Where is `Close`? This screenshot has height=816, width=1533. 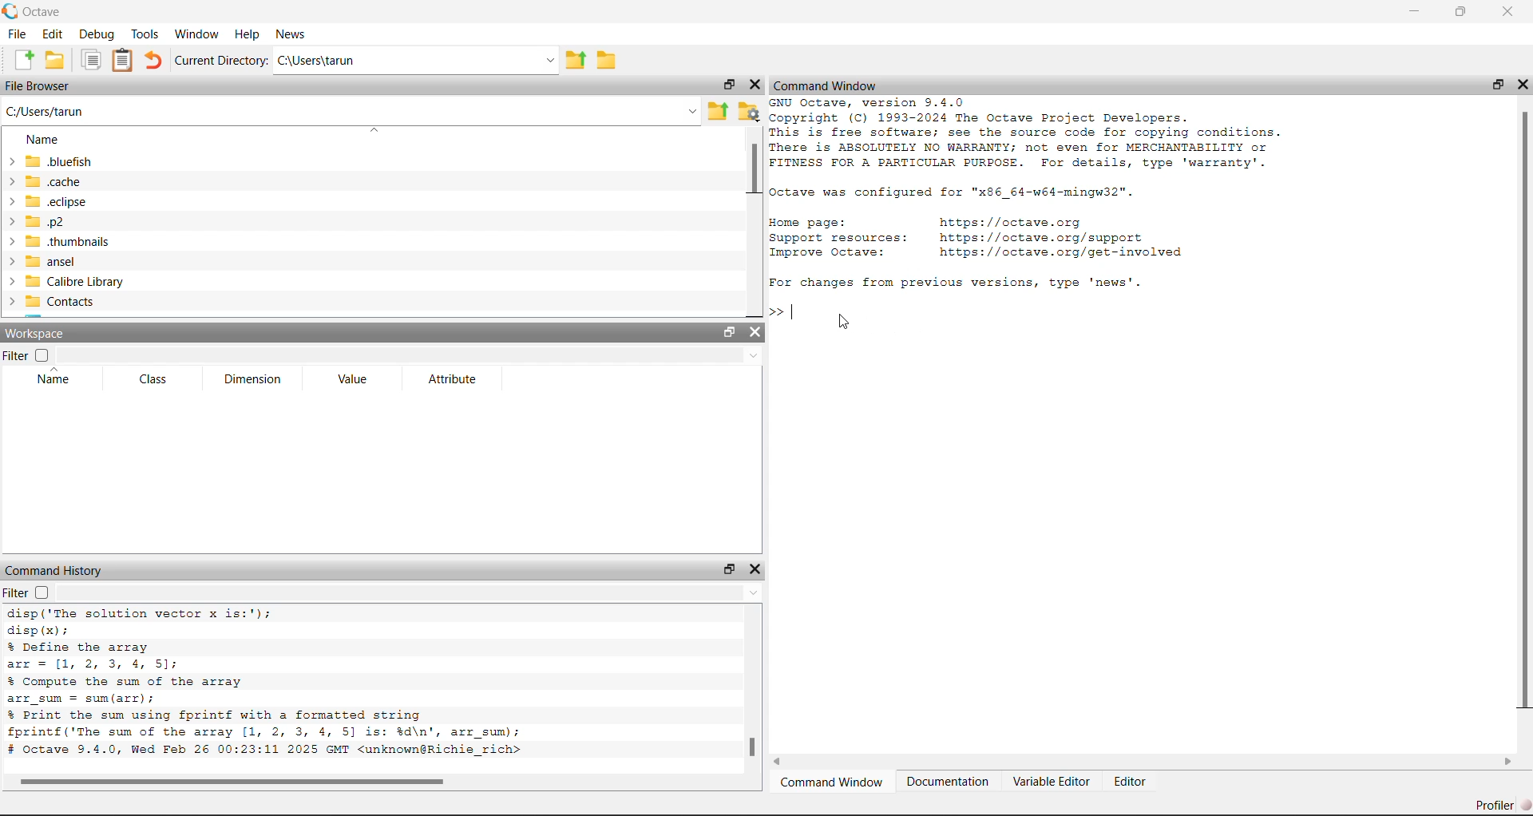
Close is located at coordinates (756, 570).